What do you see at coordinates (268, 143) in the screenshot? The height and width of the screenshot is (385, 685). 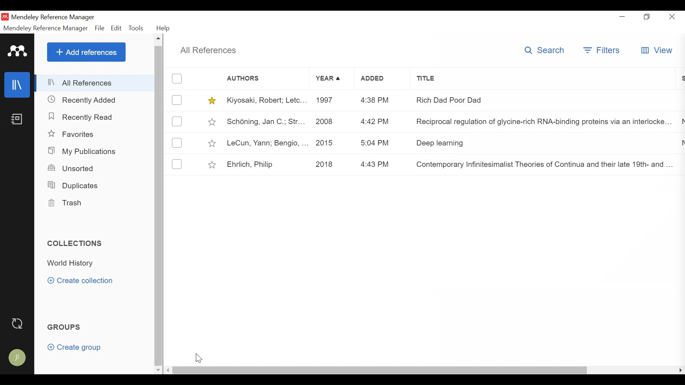 I see `LeCun, Yann; Bengio,...` at bounding box center [268, 143].